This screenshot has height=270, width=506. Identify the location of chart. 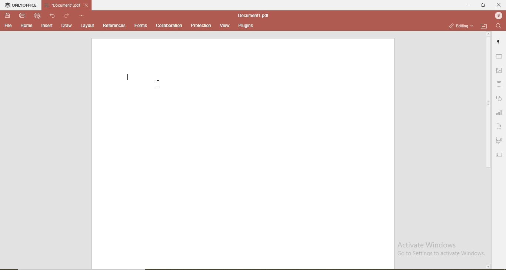
(499, 112).